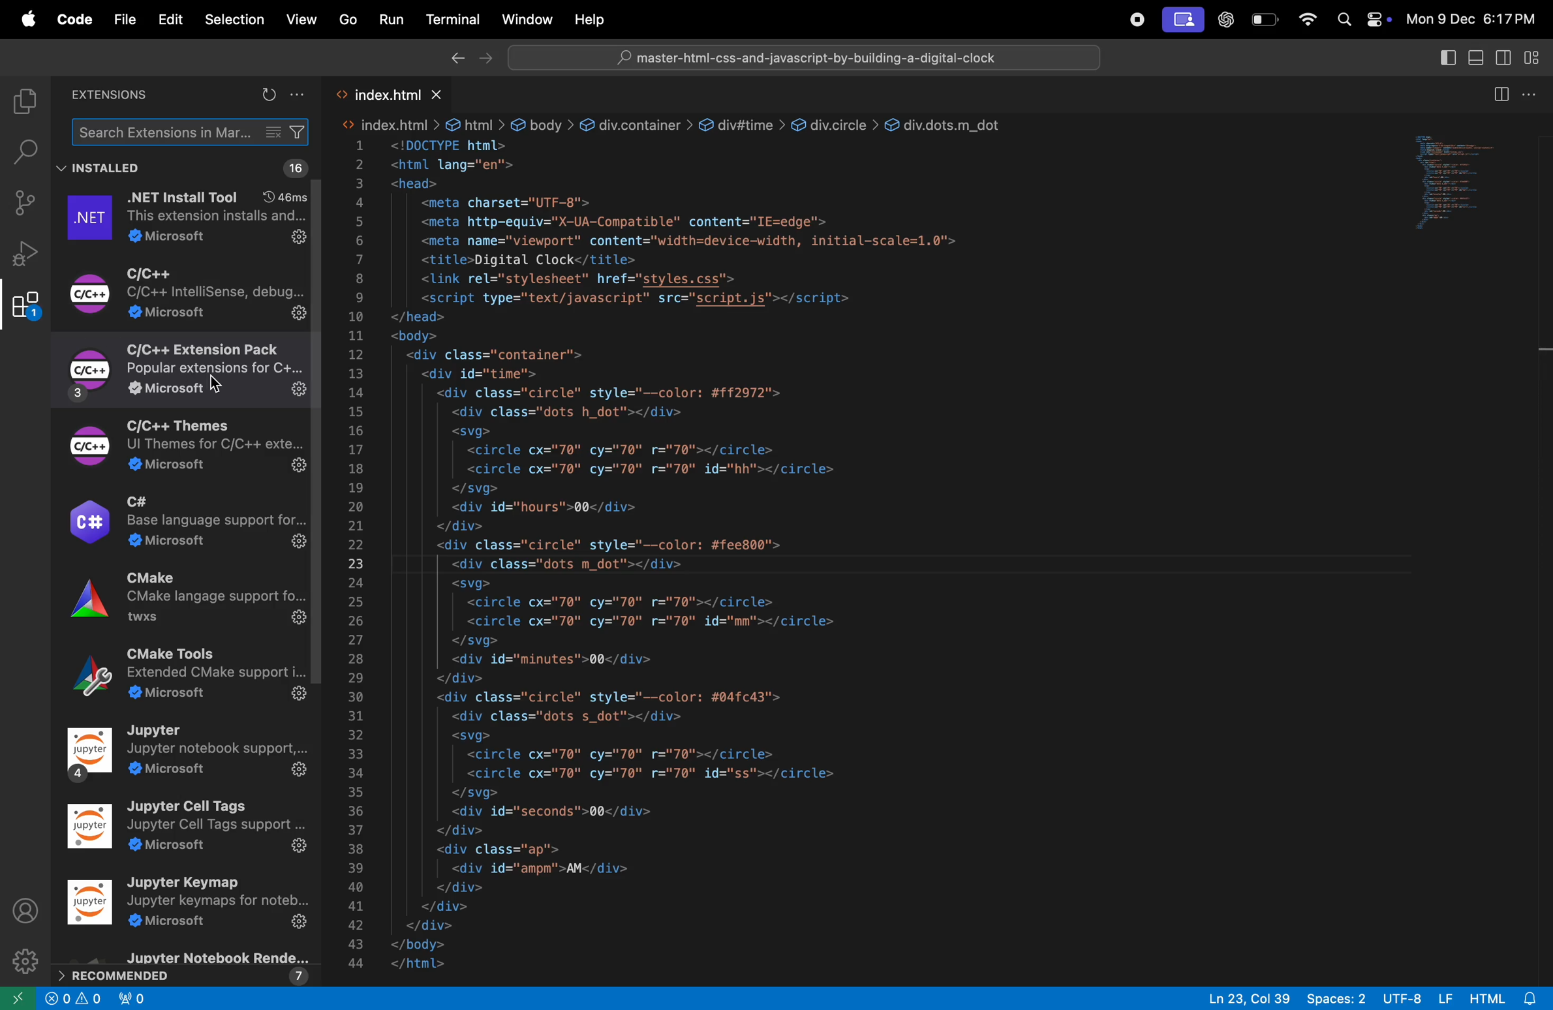 The image size is (1553, 1010). I want to click on jupyter tool extesnions, so click(189, 831).